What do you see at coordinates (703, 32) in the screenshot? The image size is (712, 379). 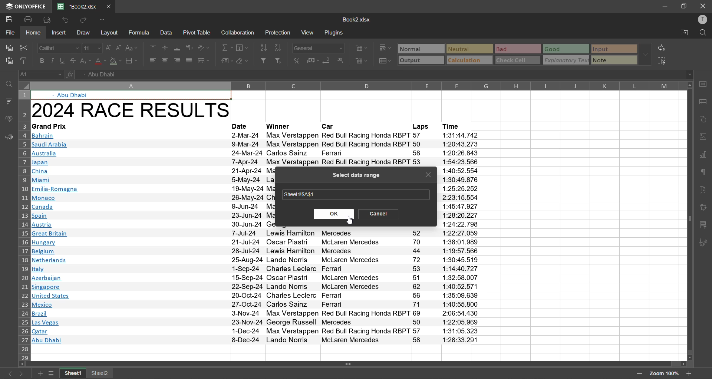 I see `find` at bounding box center [703, 32].